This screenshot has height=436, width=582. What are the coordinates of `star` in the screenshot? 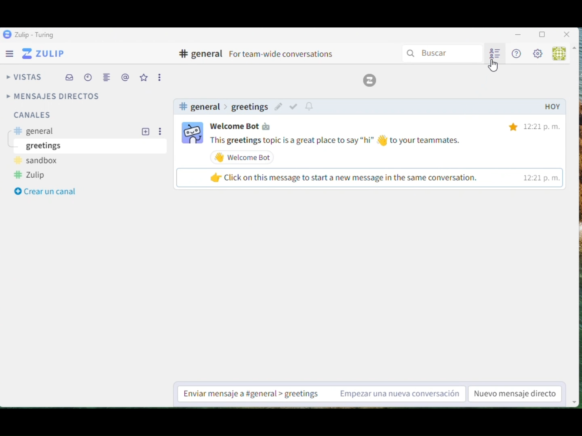 It's located at (513, 128).